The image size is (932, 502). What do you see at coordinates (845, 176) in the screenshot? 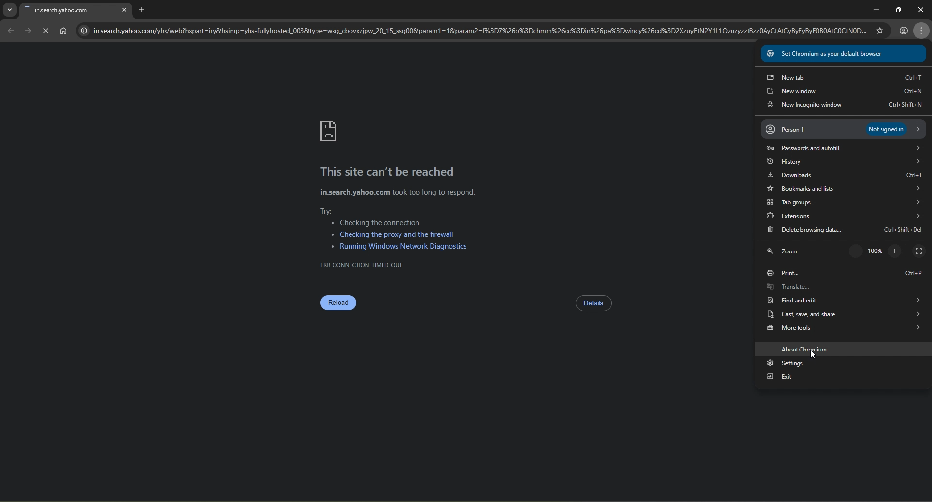
I see `Downloads` at bounding box center [845, 176].